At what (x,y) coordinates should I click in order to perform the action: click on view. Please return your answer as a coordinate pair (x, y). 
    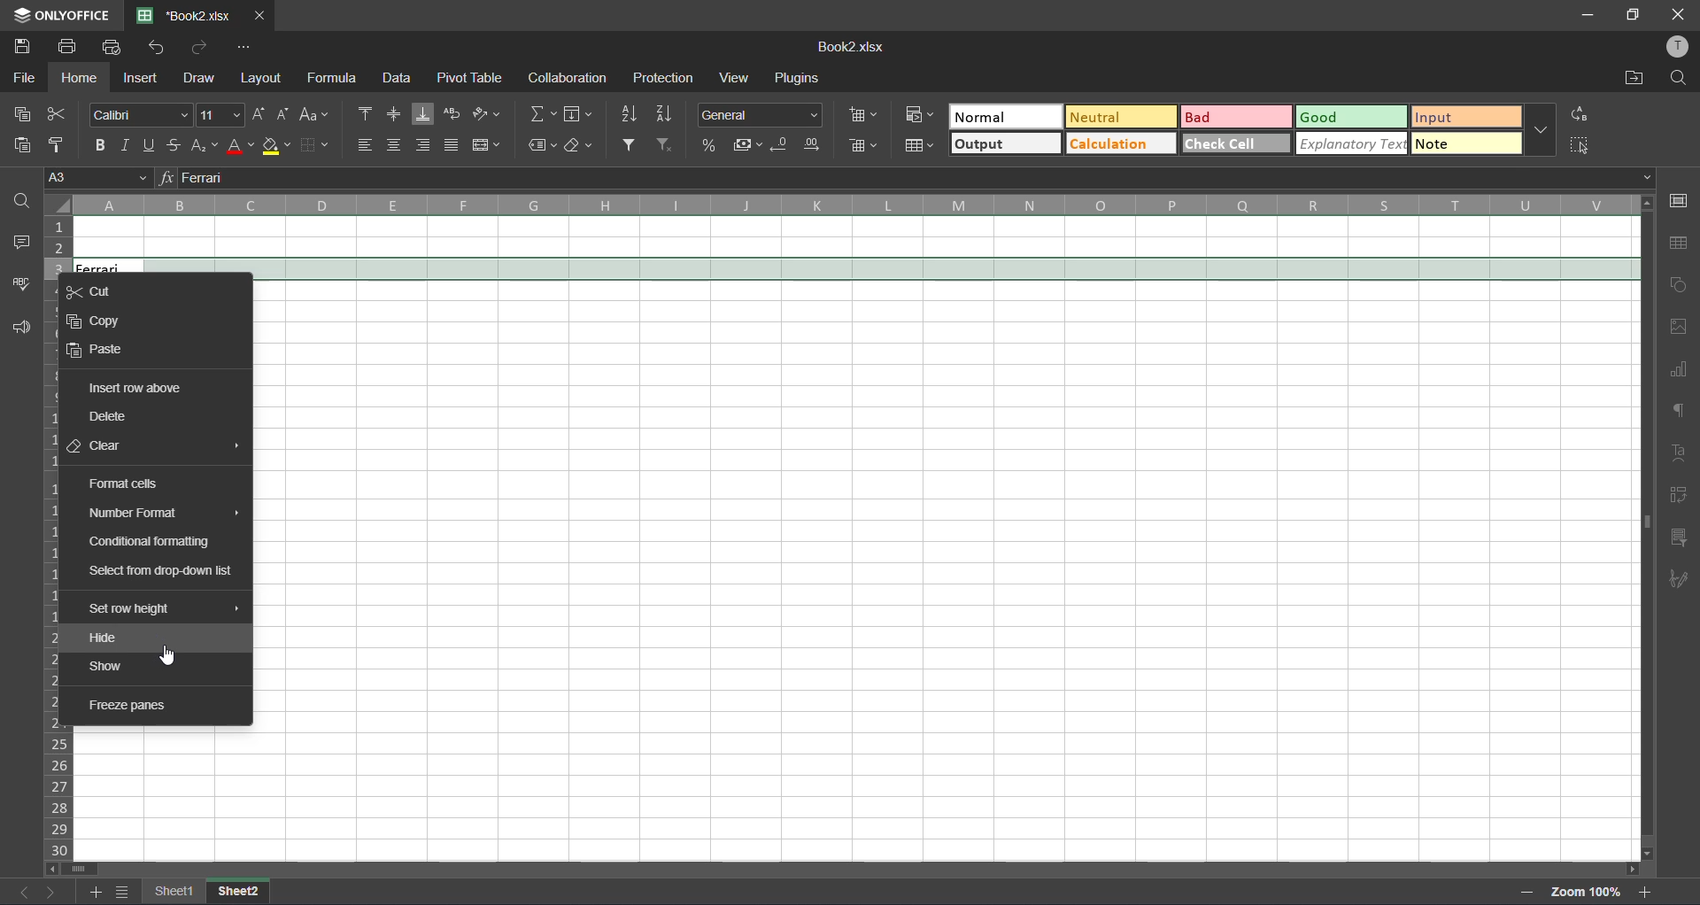
    Looking at the image, I should click on (732, 78).